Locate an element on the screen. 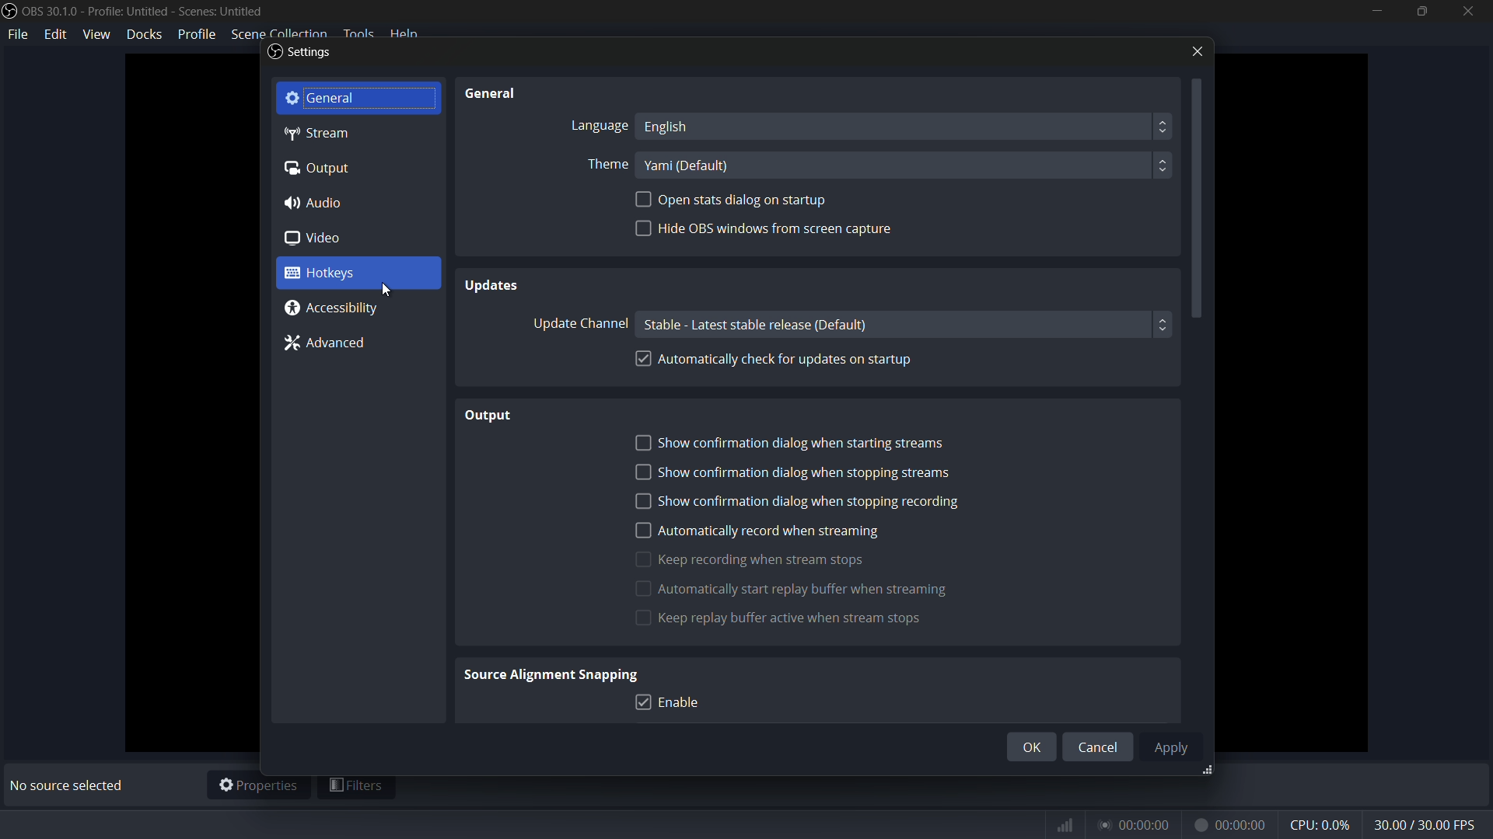 The width and height of the screenshot is (1493, 839). theme is located at coordinates (687, 166).